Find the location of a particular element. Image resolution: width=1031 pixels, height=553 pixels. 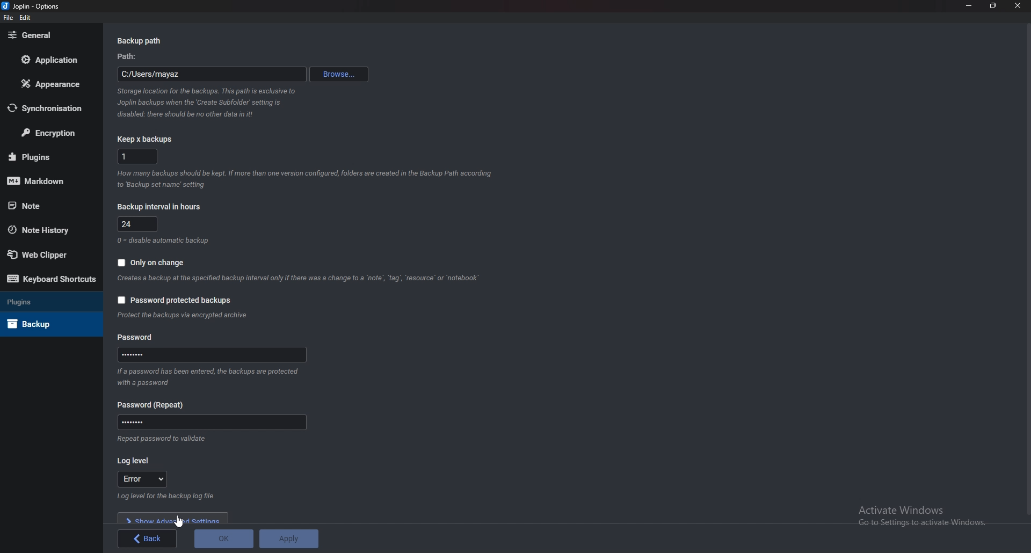

scroll bar is located at coordinates (1027, 270).